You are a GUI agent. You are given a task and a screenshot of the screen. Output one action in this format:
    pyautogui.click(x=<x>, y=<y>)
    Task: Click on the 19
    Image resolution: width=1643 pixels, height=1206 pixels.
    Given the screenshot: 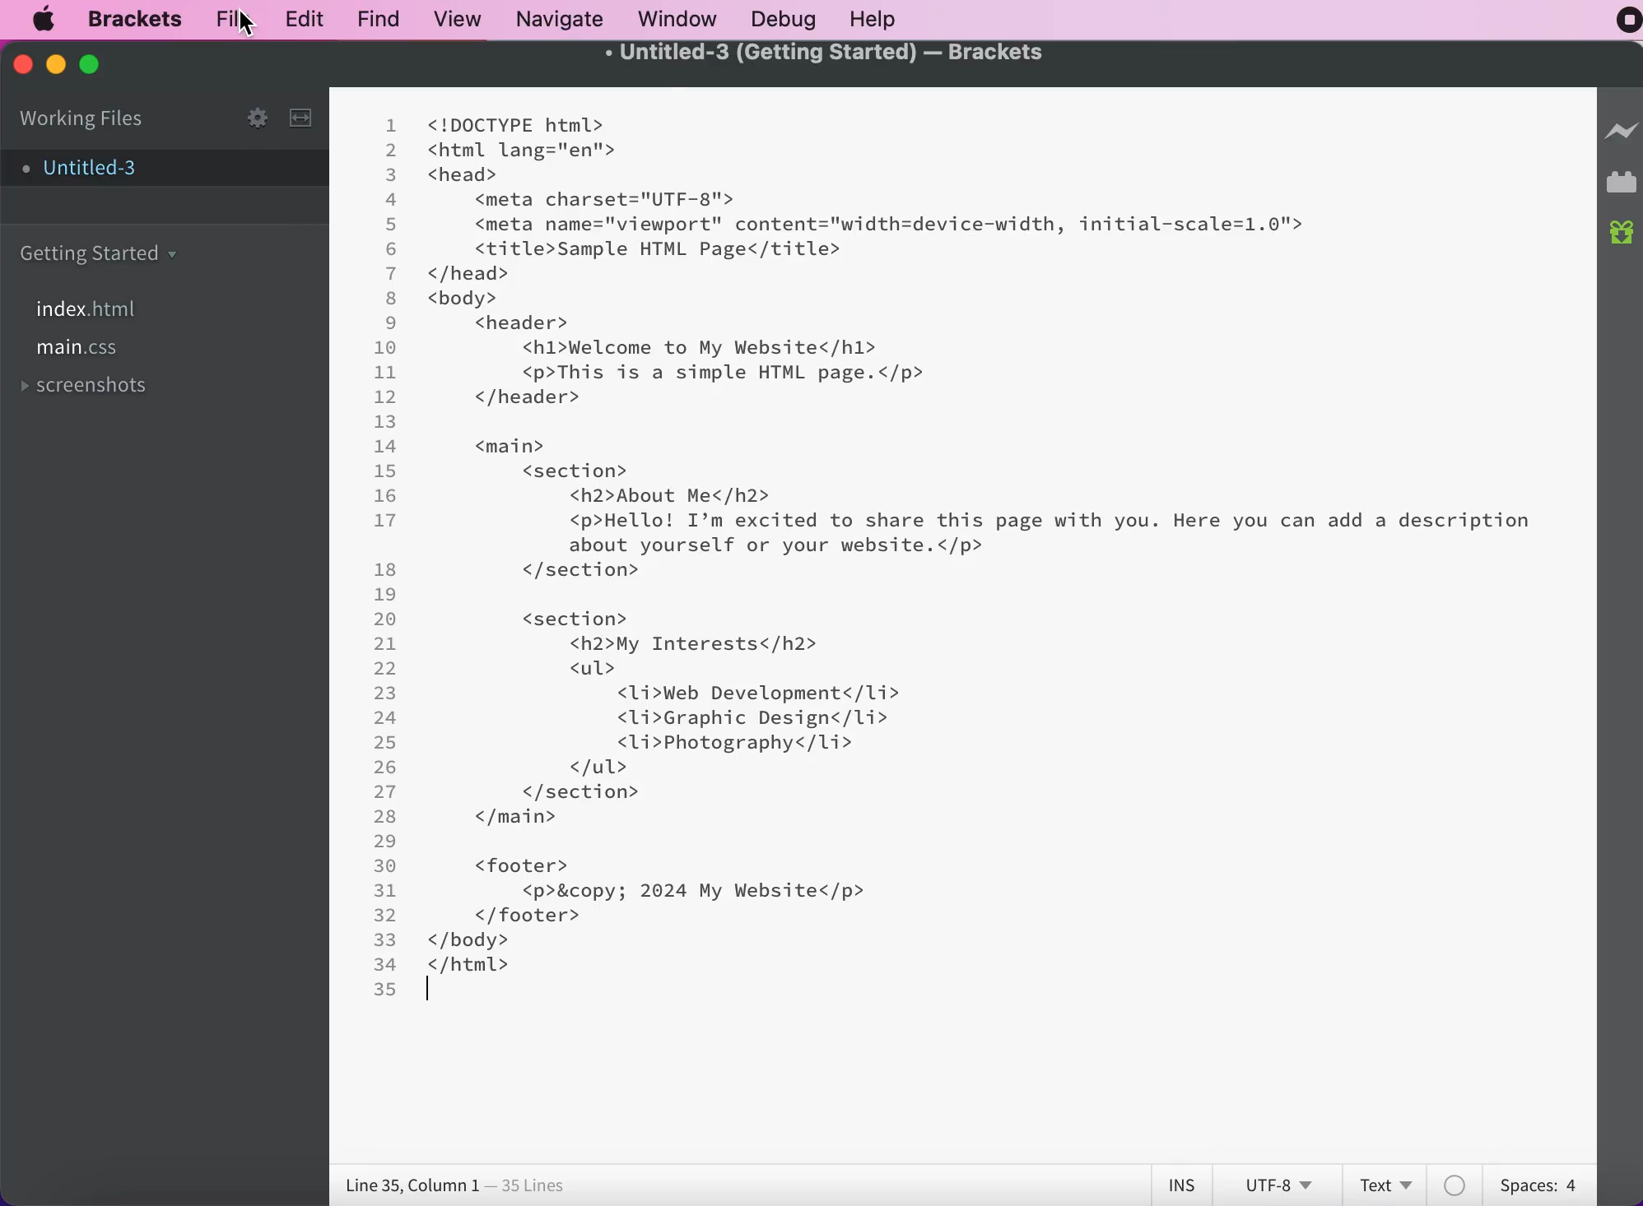 What is the action you would take?
    pyautogui.click(x=386, y=596)
    